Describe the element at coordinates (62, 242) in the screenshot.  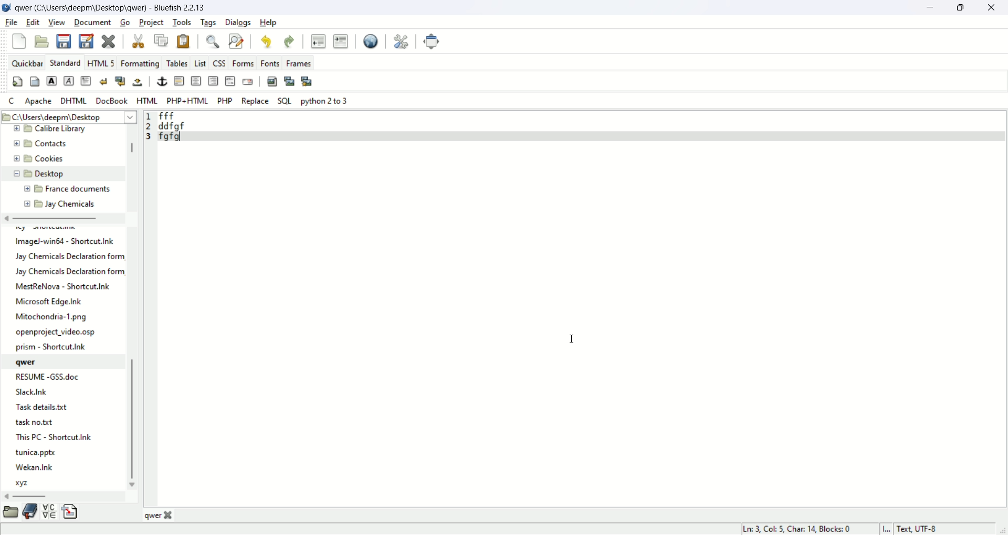
I see `file` at that location.